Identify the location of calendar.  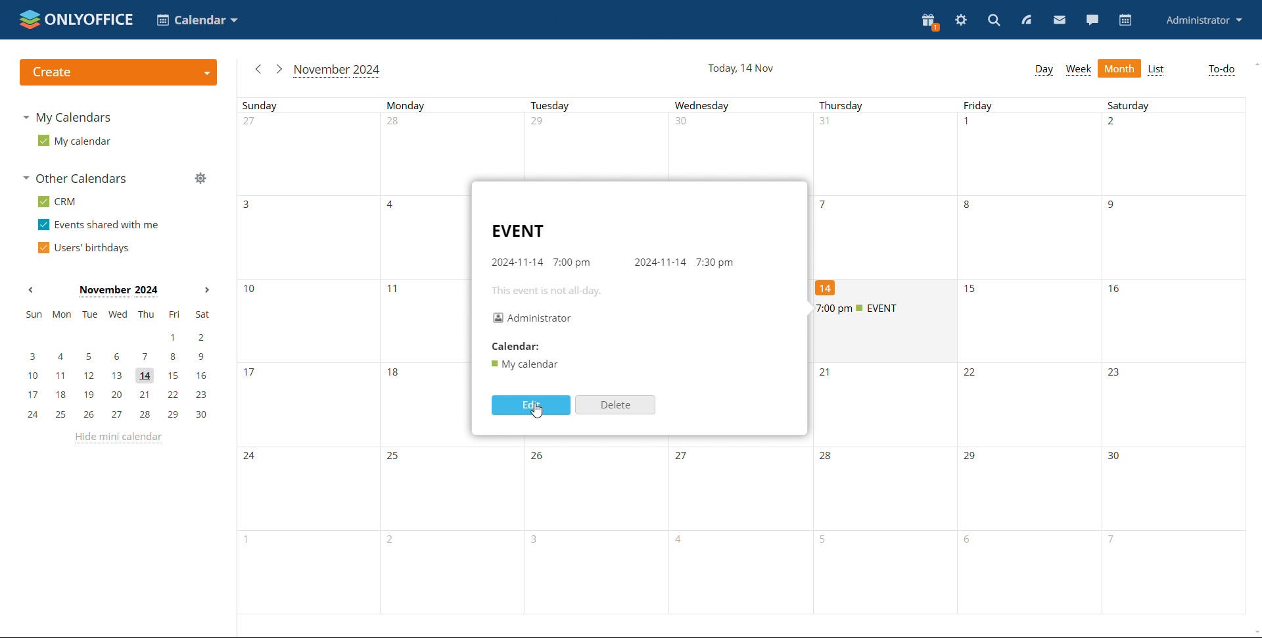
(522, 346).